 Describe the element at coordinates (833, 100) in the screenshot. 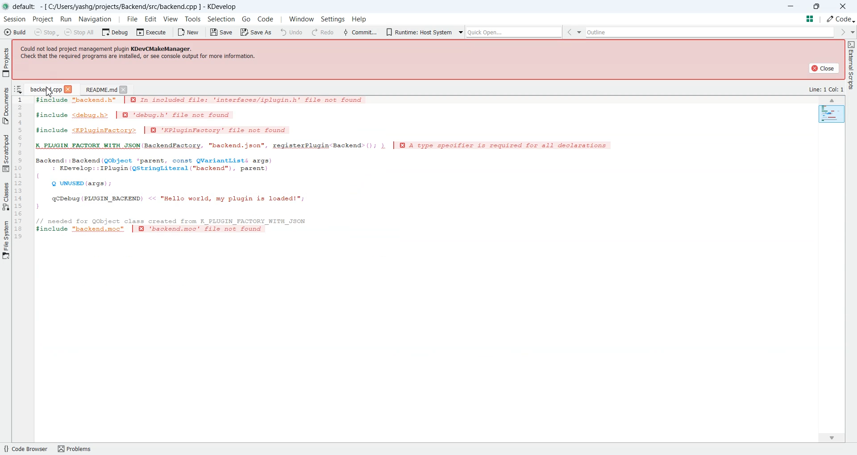

I see `Scroll up` at that location.